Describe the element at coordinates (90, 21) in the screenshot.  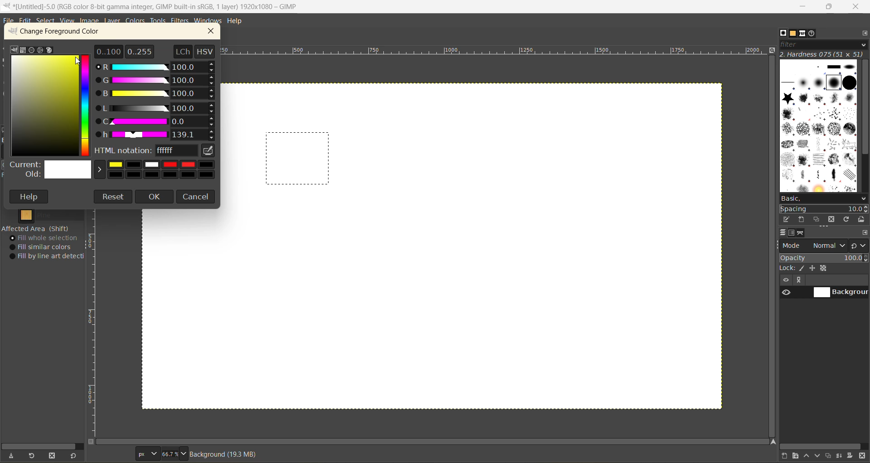
I see `image` at that location.